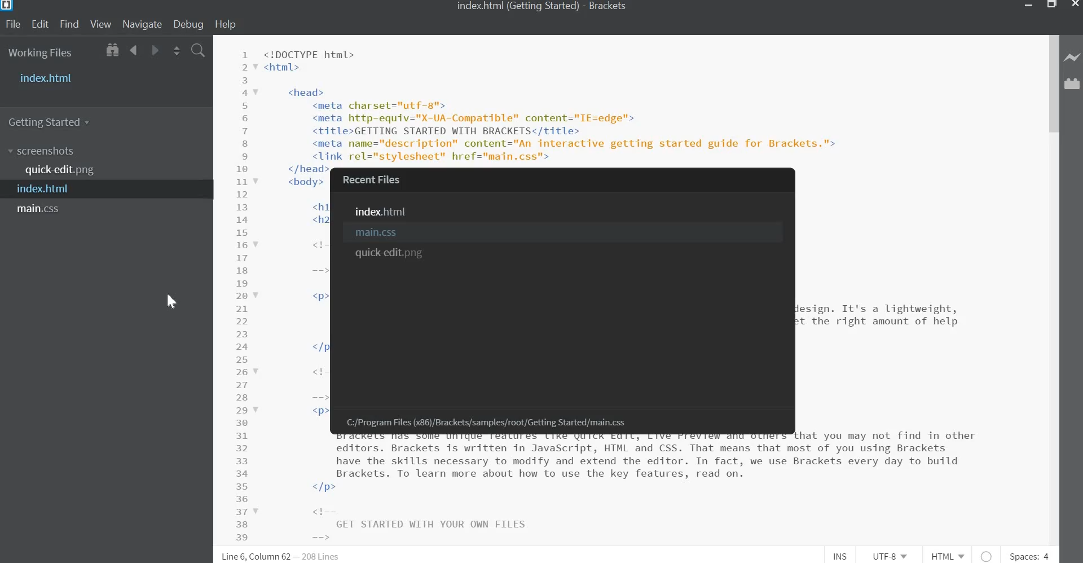  I want to click on Index.html file, so click(49, 190).